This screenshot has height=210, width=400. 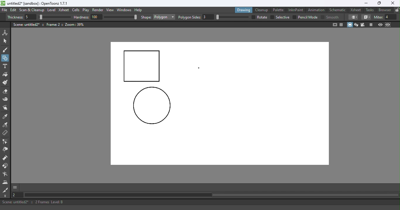 What do you see at coordinates (263, 17) in the screenshot?
I see `over all` at bounding box center [263, 17].